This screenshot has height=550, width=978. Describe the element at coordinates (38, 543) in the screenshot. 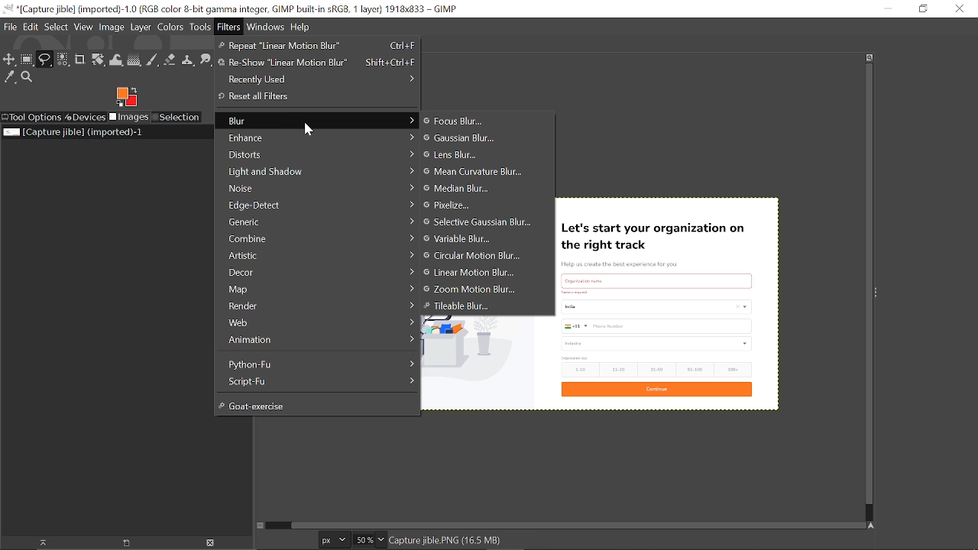

I see `Raise dispaly` at that location.